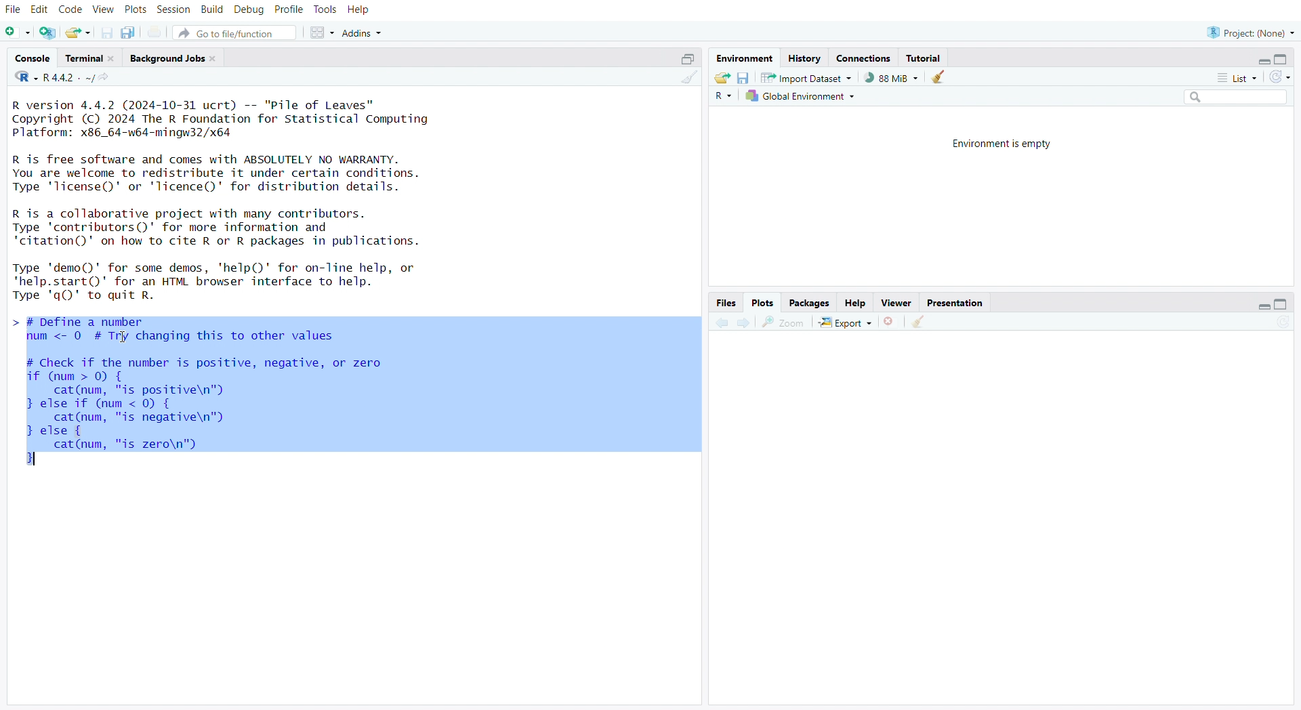 The height and width of the screenshot is (710, 1301). I want to click on addins, so click(365, 33).